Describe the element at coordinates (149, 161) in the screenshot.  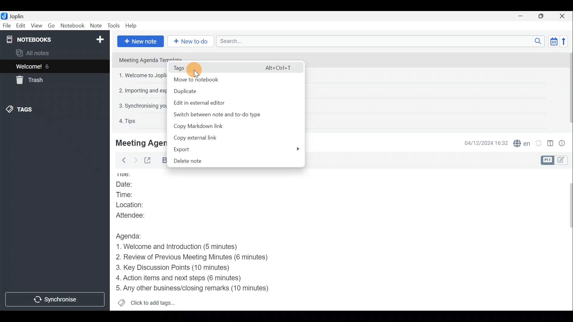
I see `Toggle external editing` at that location.